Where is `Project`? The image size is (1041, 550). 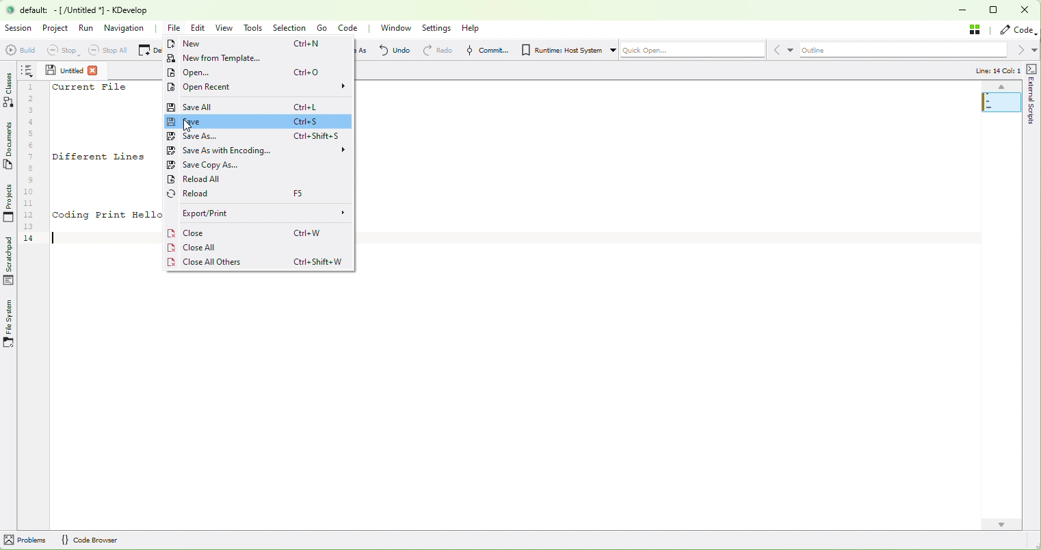 Project is located at coordinates (56, 29).